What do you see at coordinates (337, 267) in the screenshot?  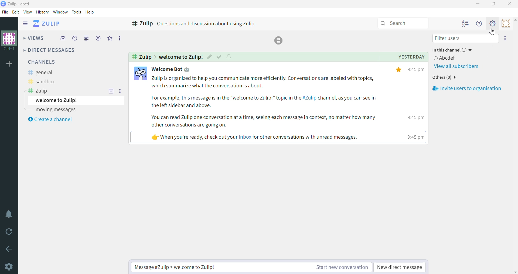 I see `Start new conversation` at bounding box center [337, 267].